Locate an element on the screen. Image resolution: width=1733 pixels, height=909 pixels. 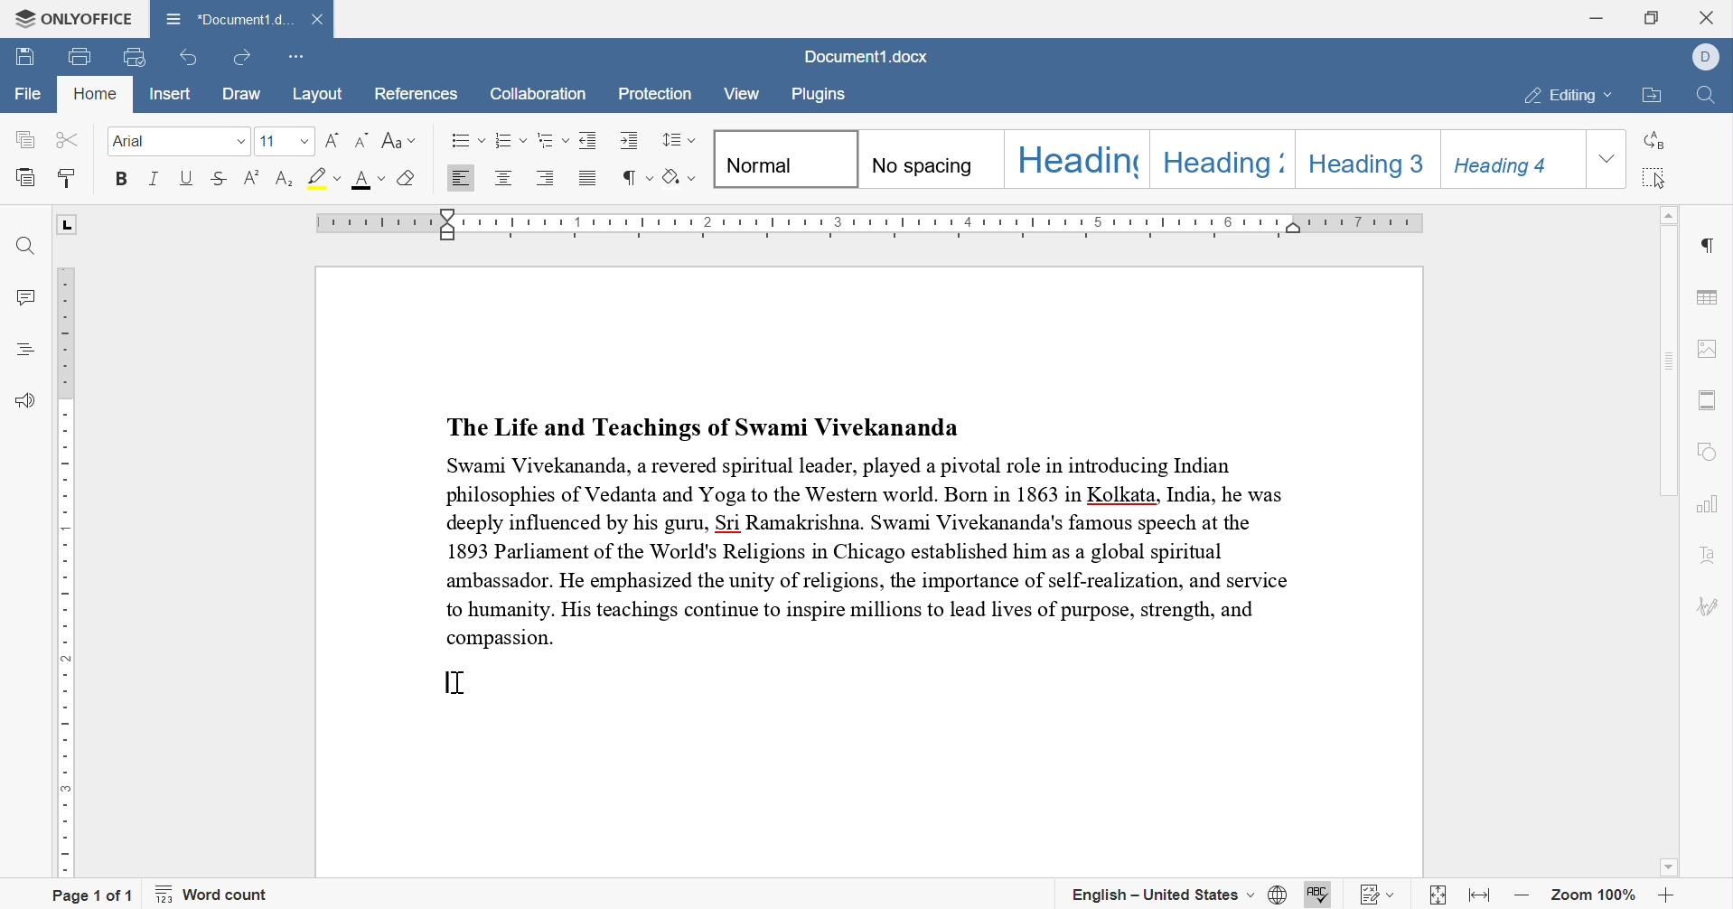
draw is located at coordinates (249, 94).